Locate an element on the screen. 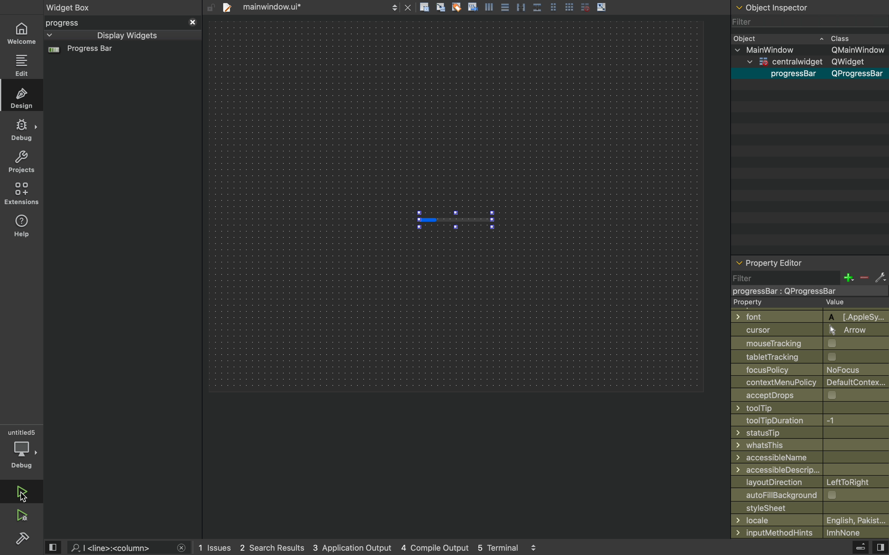 This screenshot has height=555, width=889. layout actions is located at coordinates (548, 7).